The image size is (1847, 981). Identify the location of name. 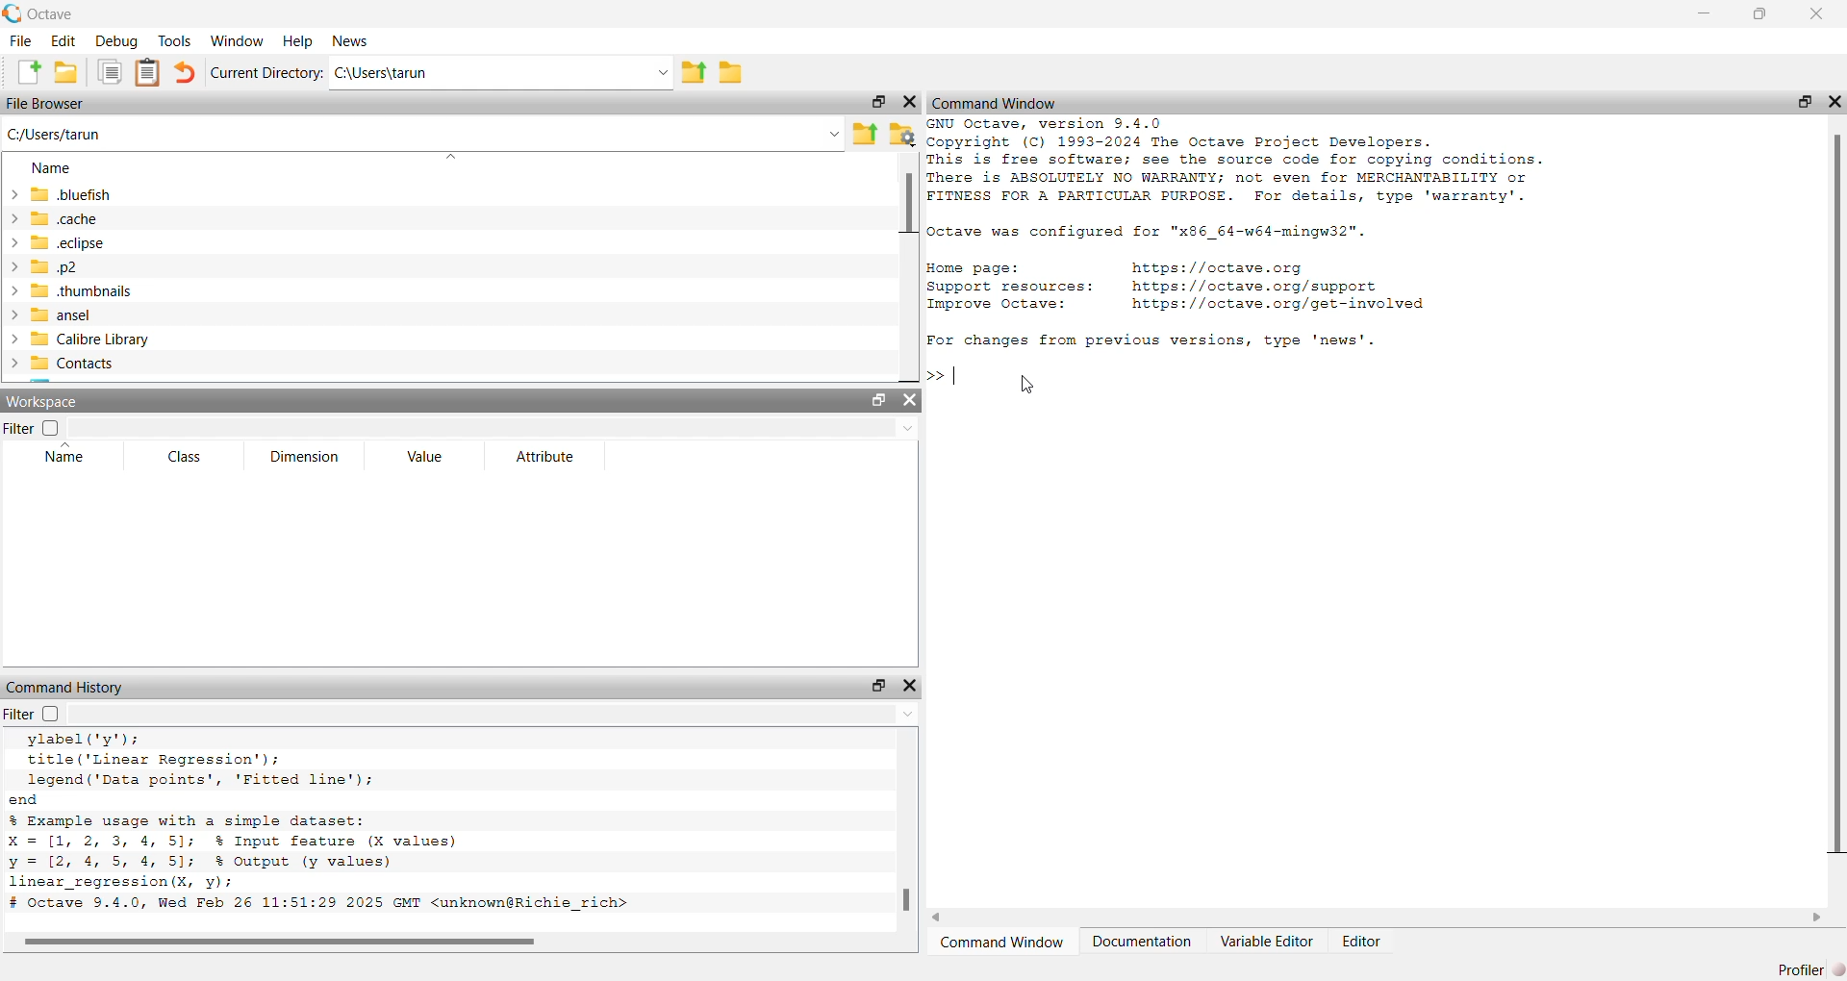
(57, 169).